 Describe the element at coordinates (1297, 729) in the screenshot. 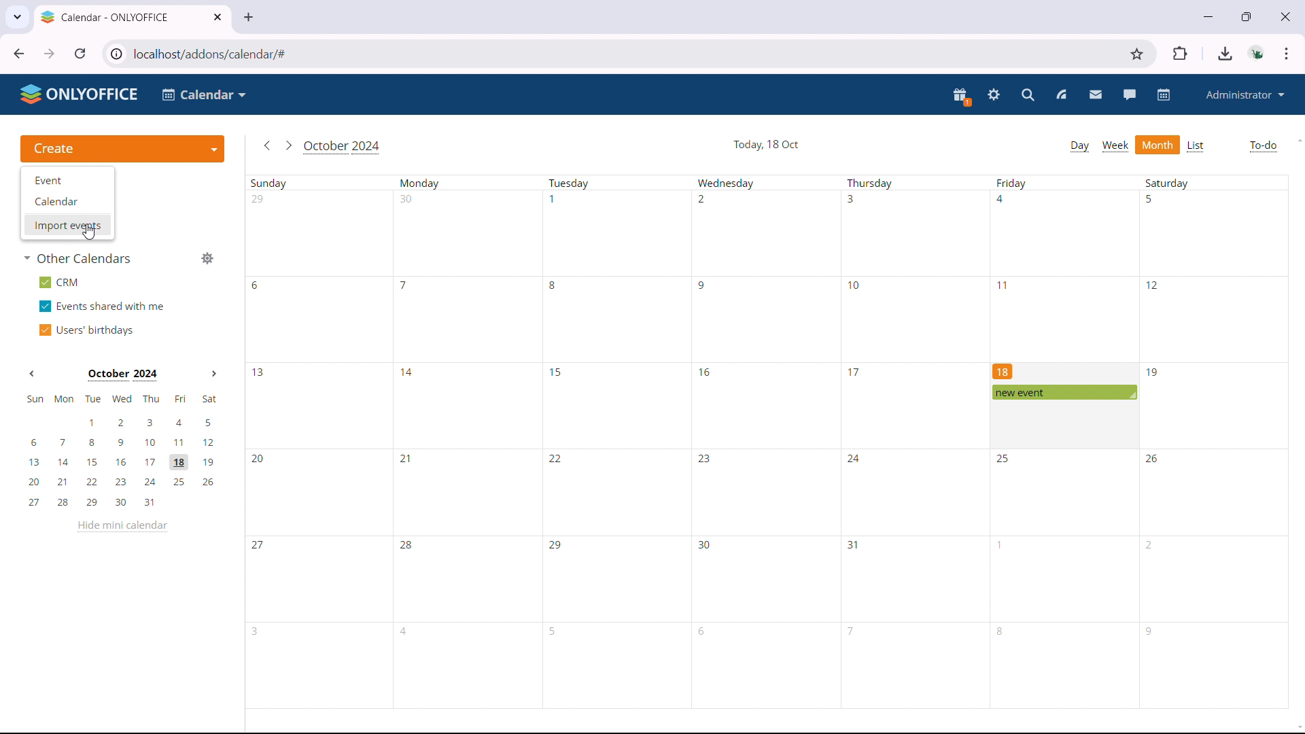

I see `scroll down` at that location.